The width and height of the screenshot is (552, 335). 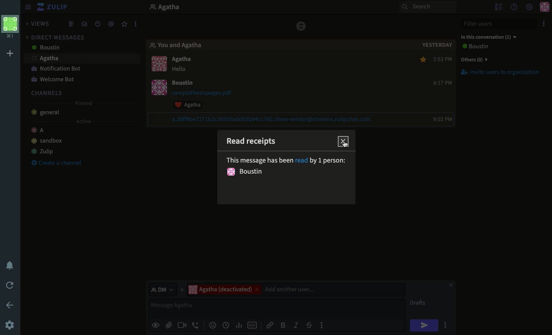 I want to click on options, so click(x=322, y=327).